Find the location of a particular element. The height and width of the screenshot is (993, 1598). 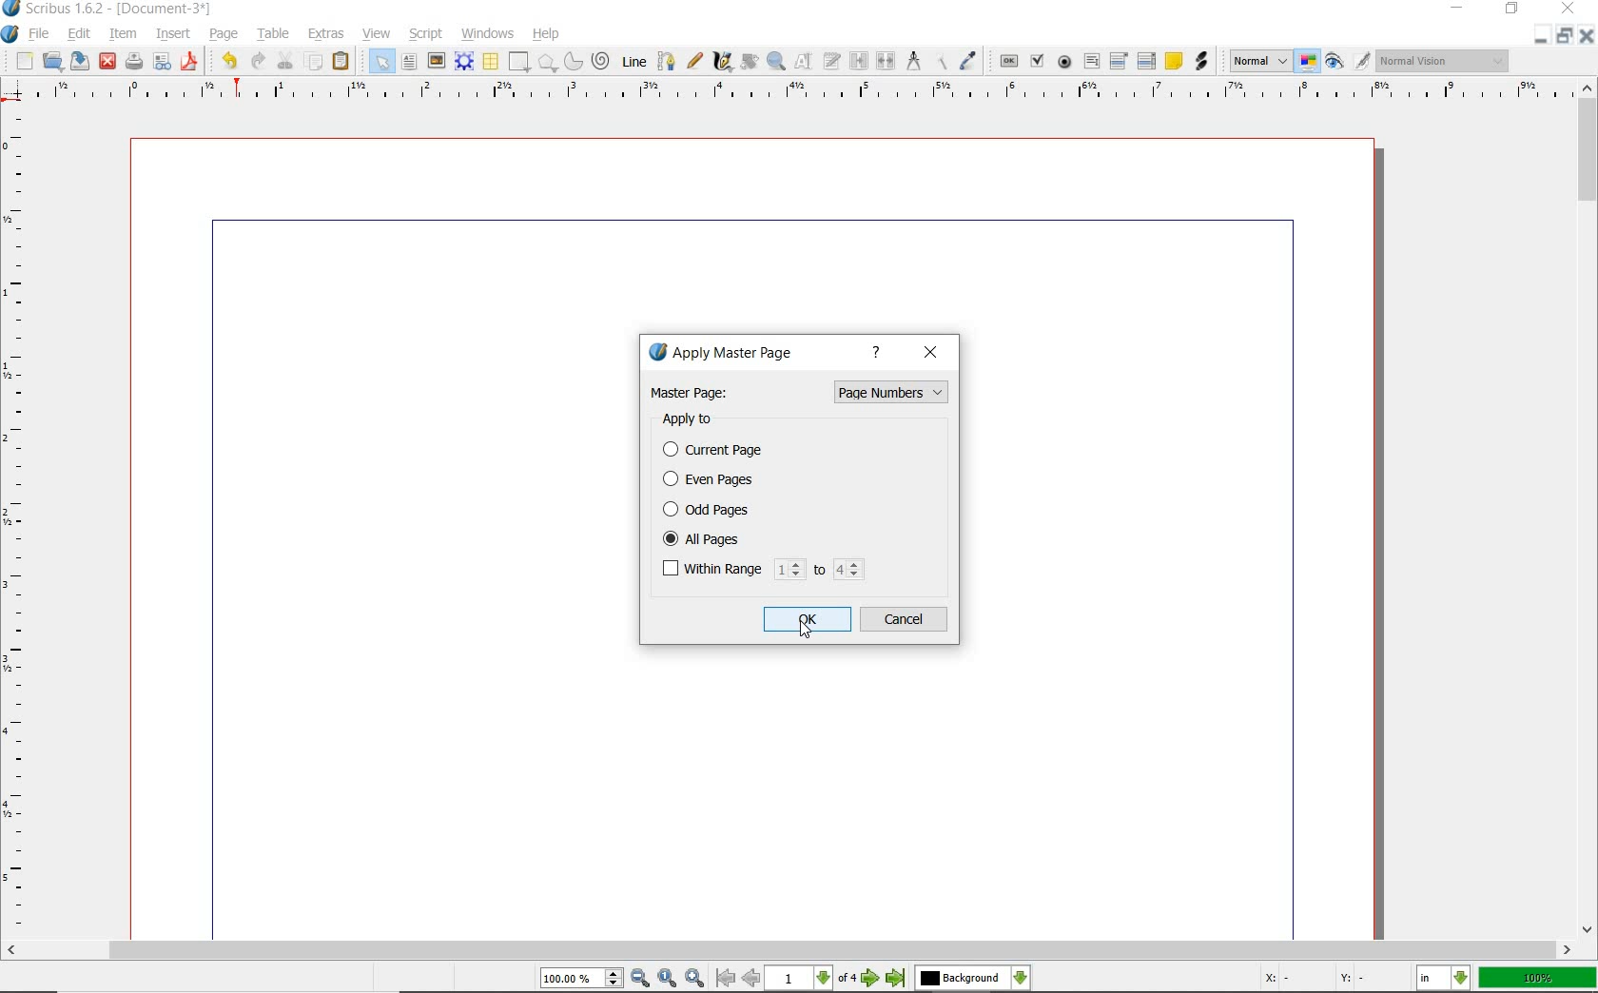

master page: page numbers is located at coordinates (799, 392).